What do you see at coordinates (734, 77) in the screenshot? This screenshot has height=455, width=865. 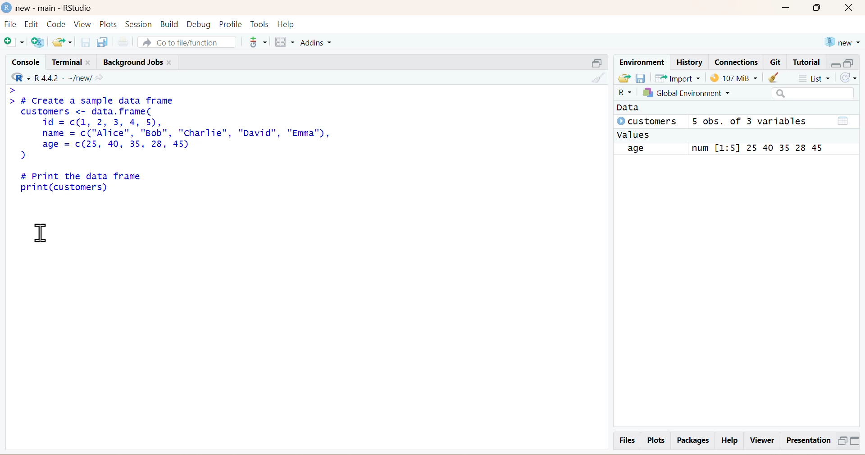 I see `107 MB` at bounding box center [734, 77].